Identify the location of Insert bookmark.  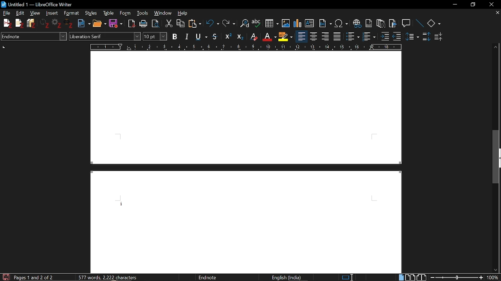
(393, 25).